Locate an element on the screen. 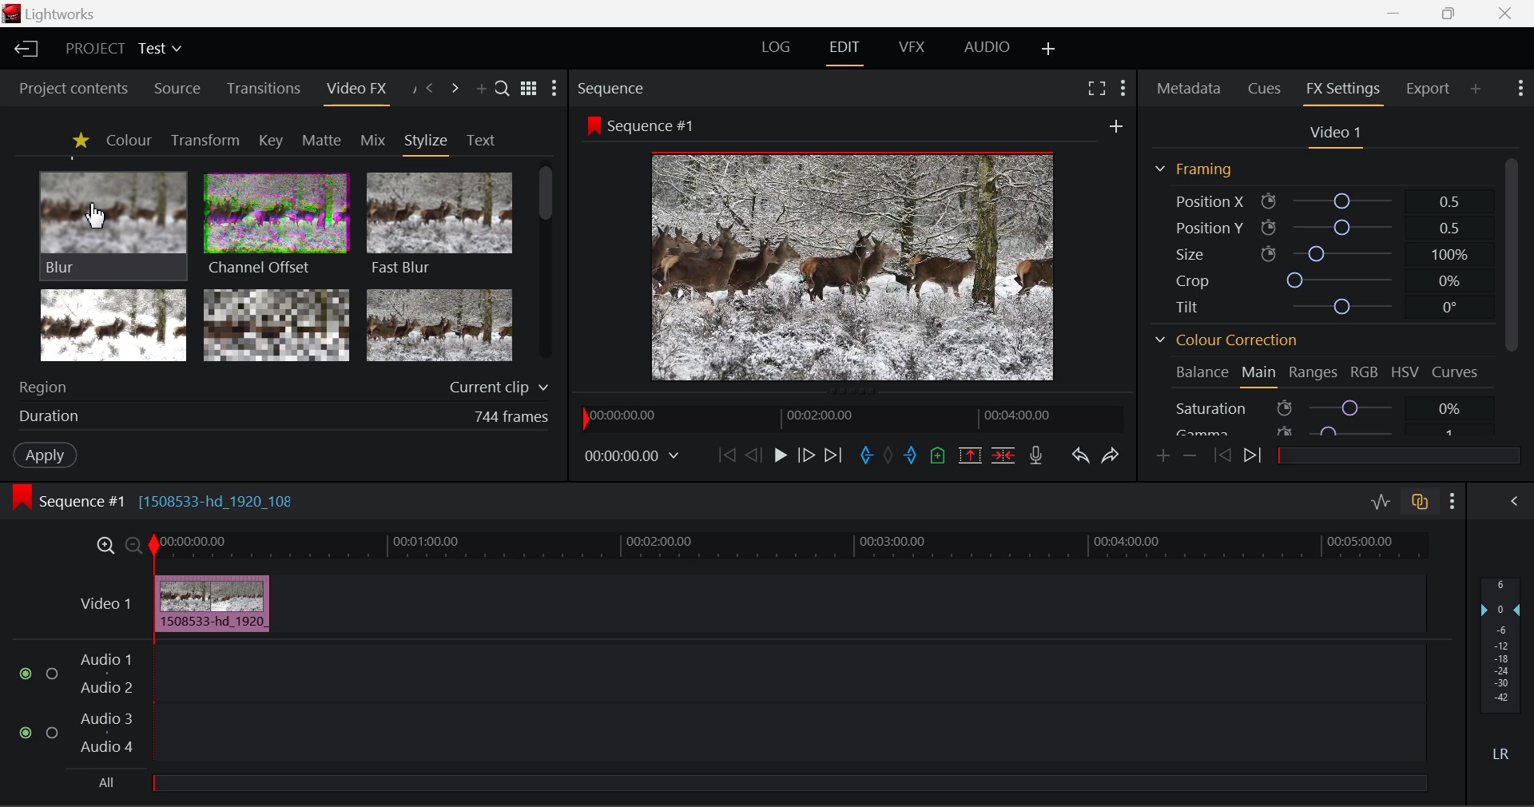  Fast Blur is located at coordinates (437, 221).